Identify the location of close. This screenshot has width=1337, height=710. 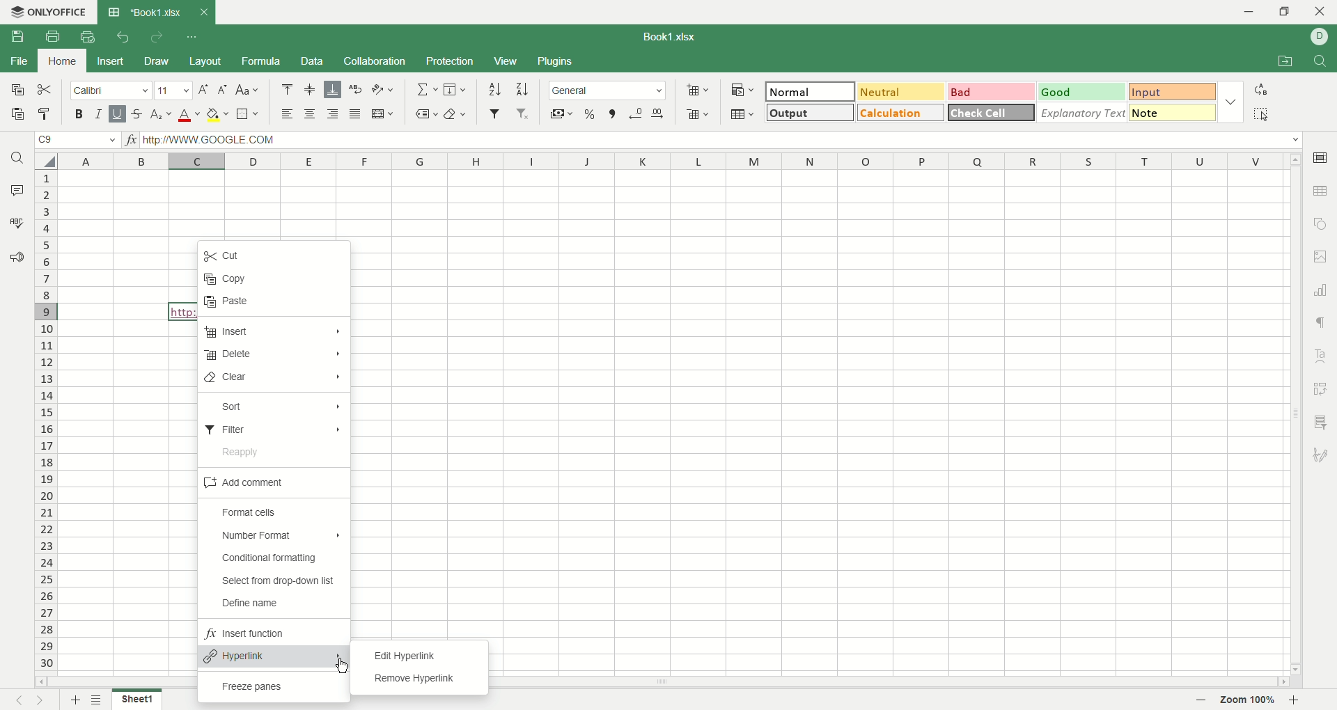
(1320, 12).